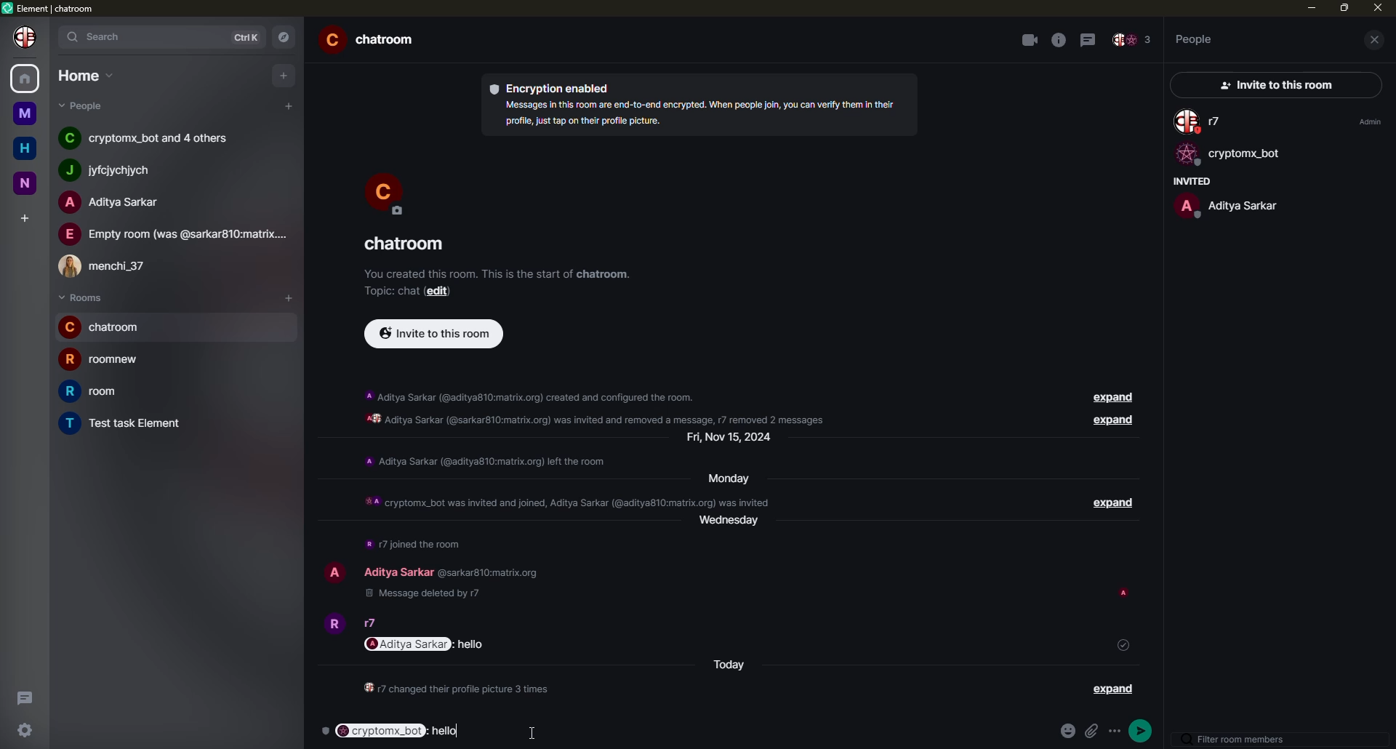 The height and width of the screenshot is (749, 1396). What do you see at coordinates (697, 113) in the screenshot?
I see `info` at bounding box center [697, 113].